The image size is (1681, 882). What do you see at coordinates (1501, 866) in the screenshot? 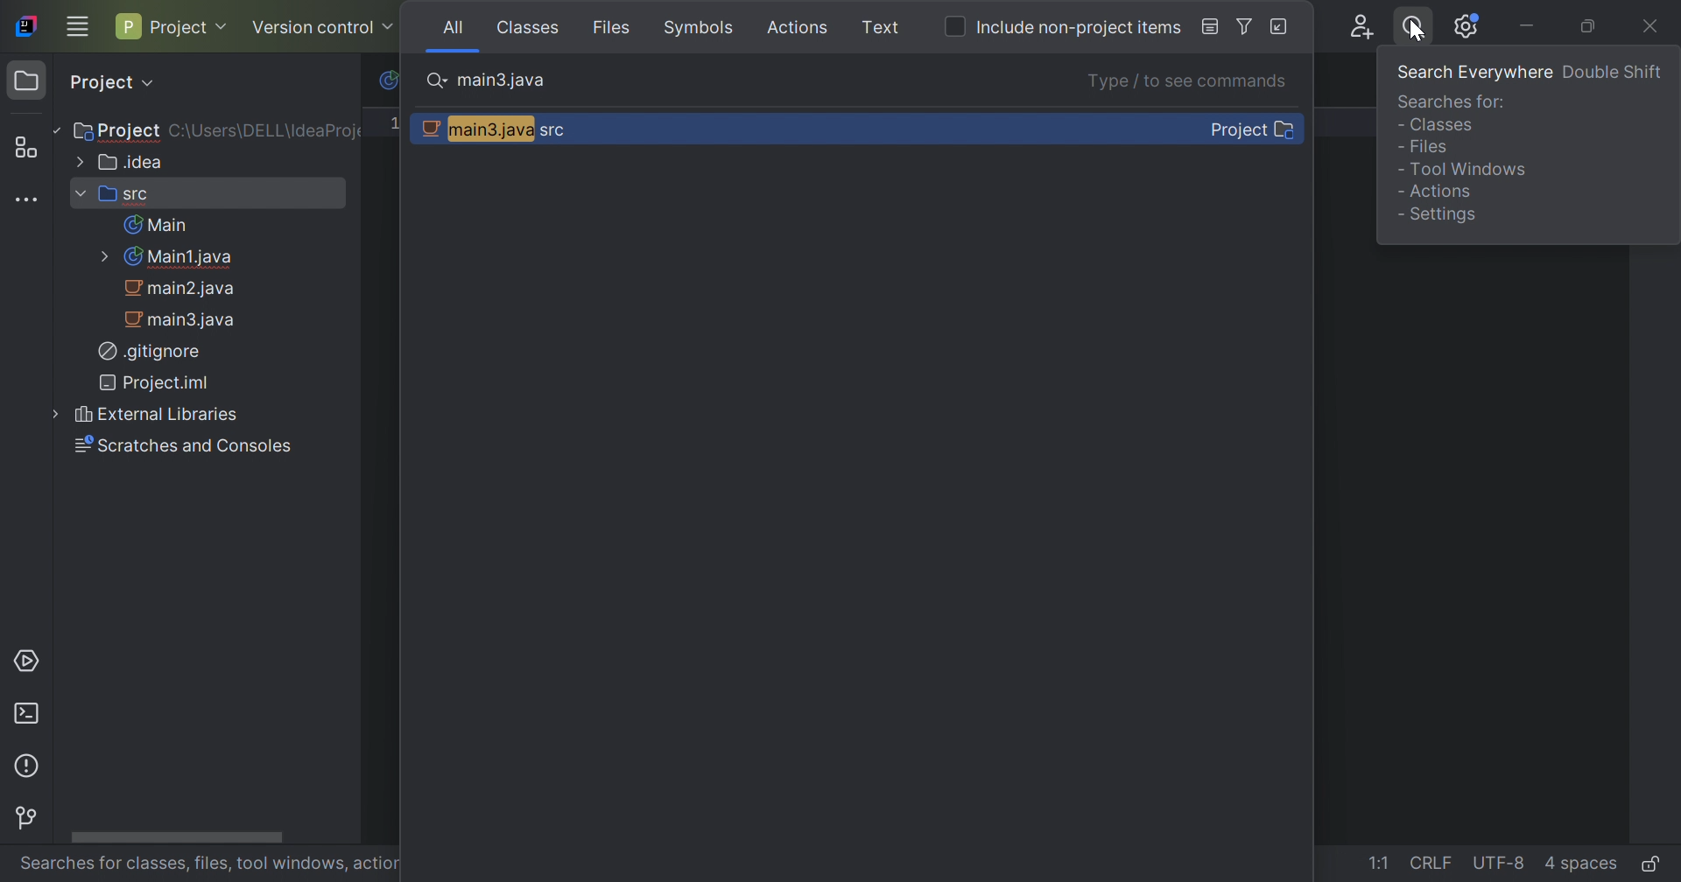
I see `UTF-8` at bounding box center [1501, 866].